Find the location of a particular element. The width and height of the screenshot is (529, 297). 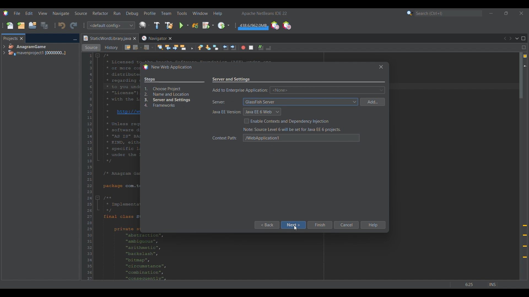

Find next occurrence is located at coordinates (176, 47).